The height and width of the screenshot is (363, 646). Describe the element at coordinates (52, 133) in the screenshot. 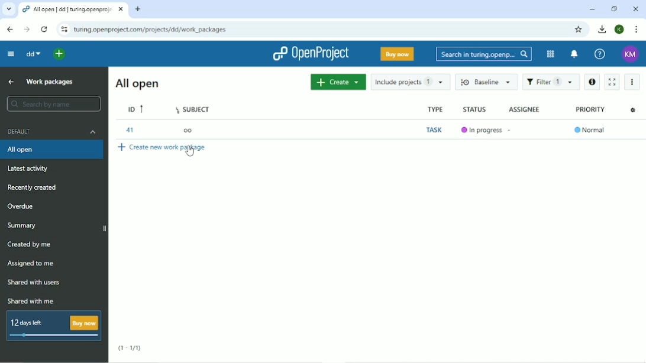

I see `Default` at that location.